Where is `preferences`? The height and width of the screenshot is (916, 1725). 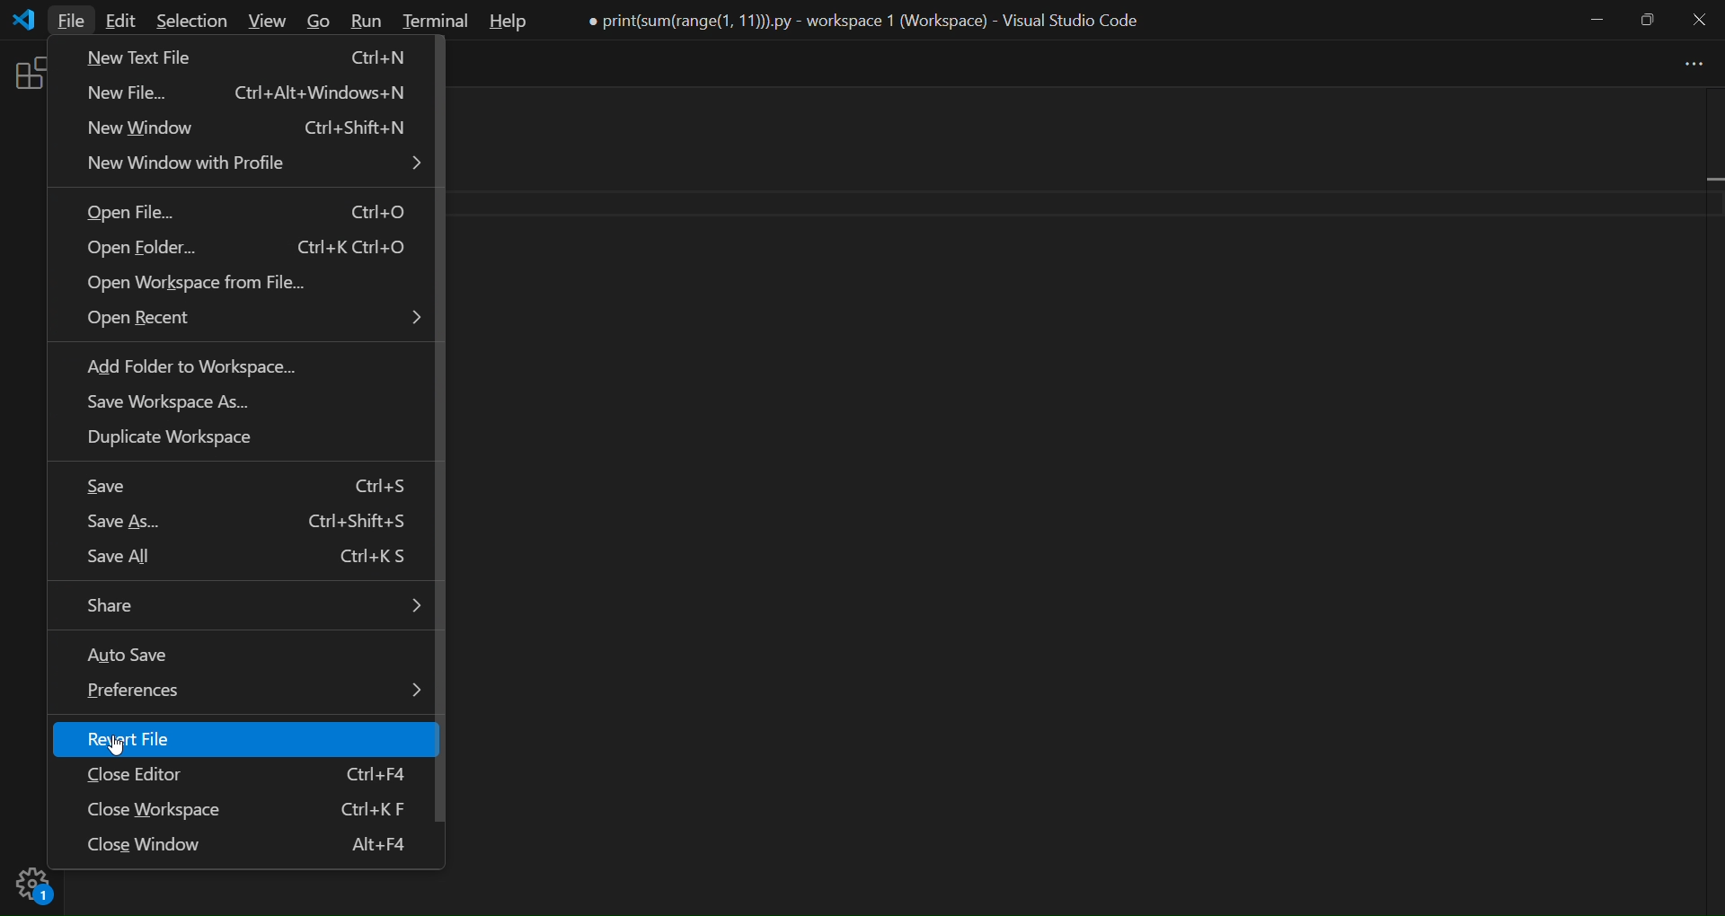
preferences is located at coordinates (256, 690).